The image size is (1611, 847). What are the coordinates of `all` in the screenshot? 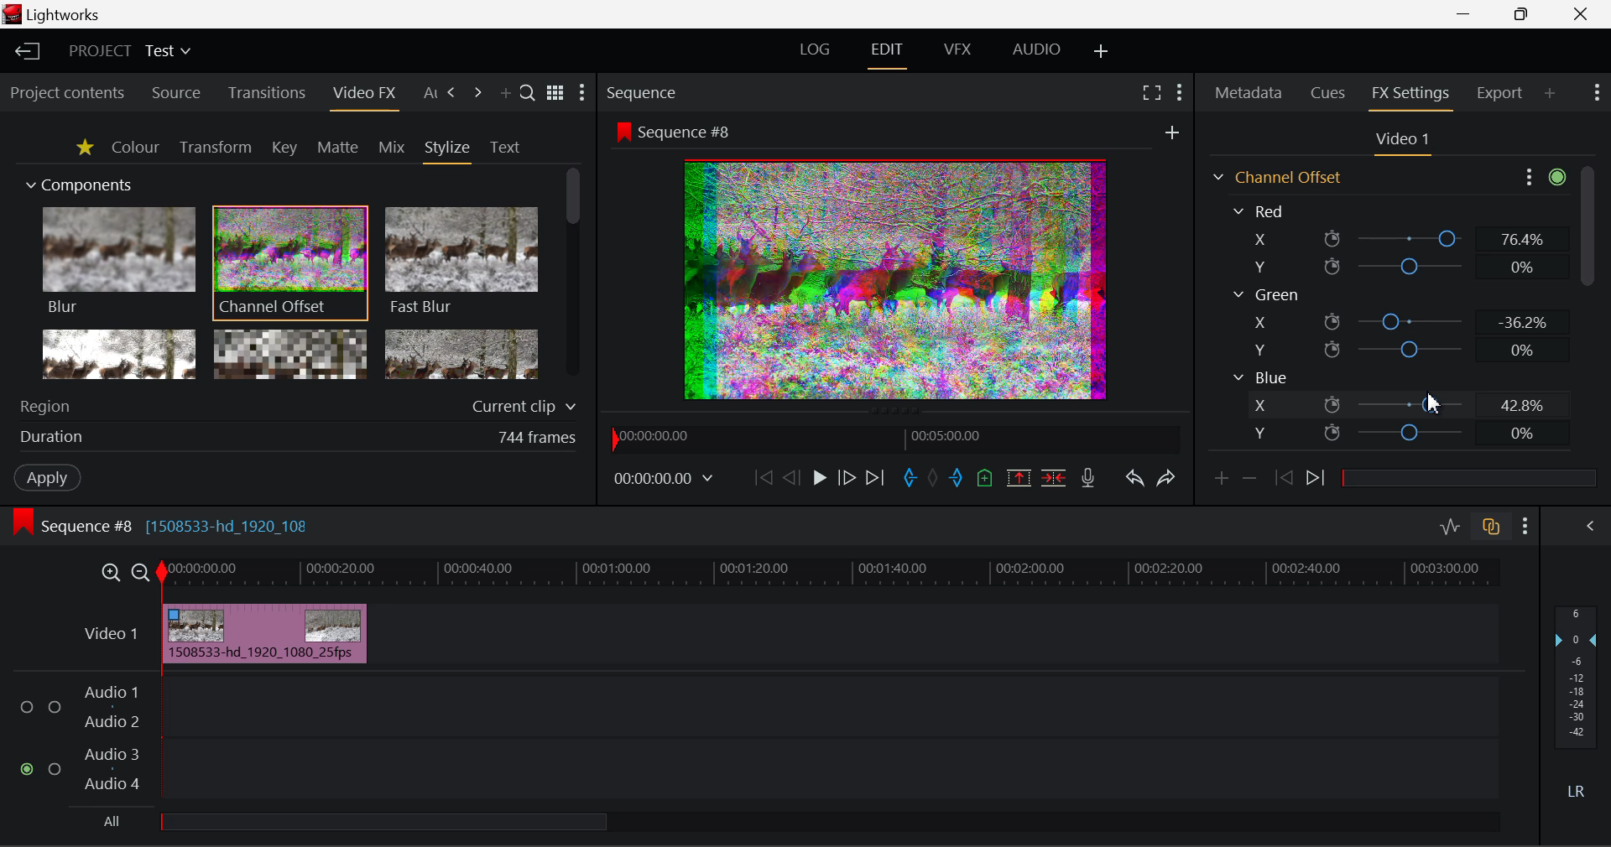 It's located at (346, 824).